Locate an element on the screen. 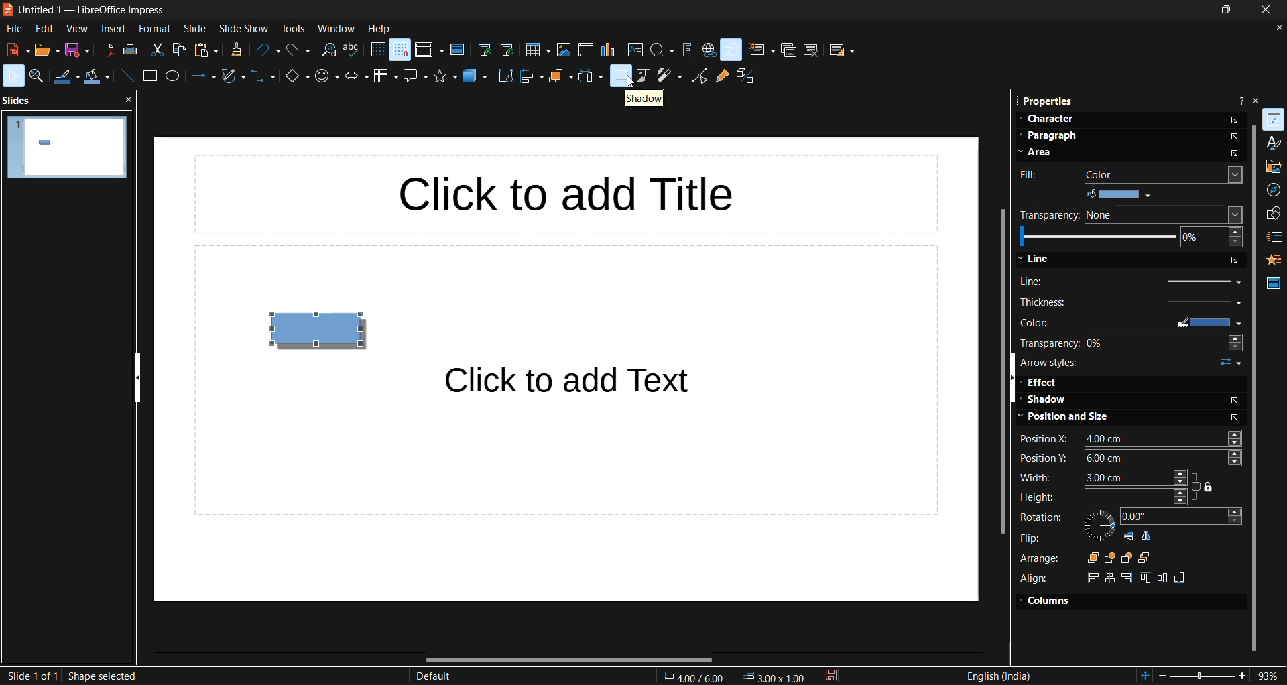  symbol shapes is located at coordinates (324, 76).